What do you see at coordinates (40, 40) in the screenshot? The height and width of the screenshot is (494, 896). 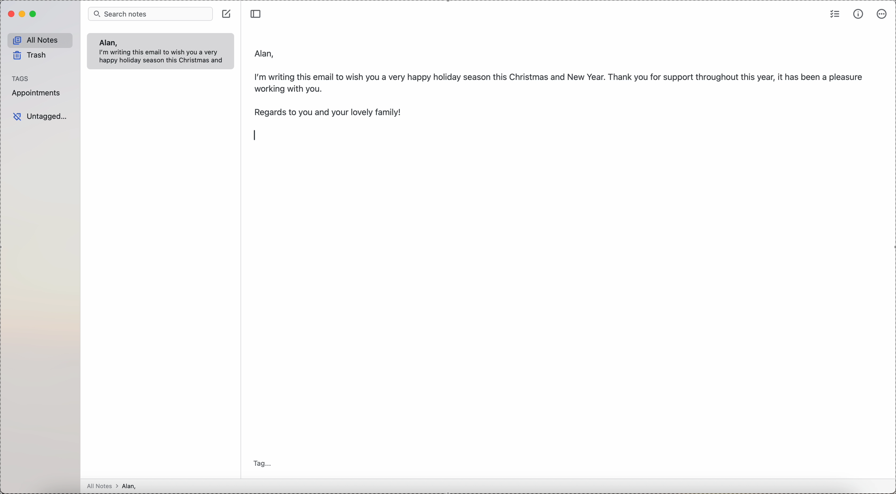 I see `all notes` at bounding box center [40, 40].